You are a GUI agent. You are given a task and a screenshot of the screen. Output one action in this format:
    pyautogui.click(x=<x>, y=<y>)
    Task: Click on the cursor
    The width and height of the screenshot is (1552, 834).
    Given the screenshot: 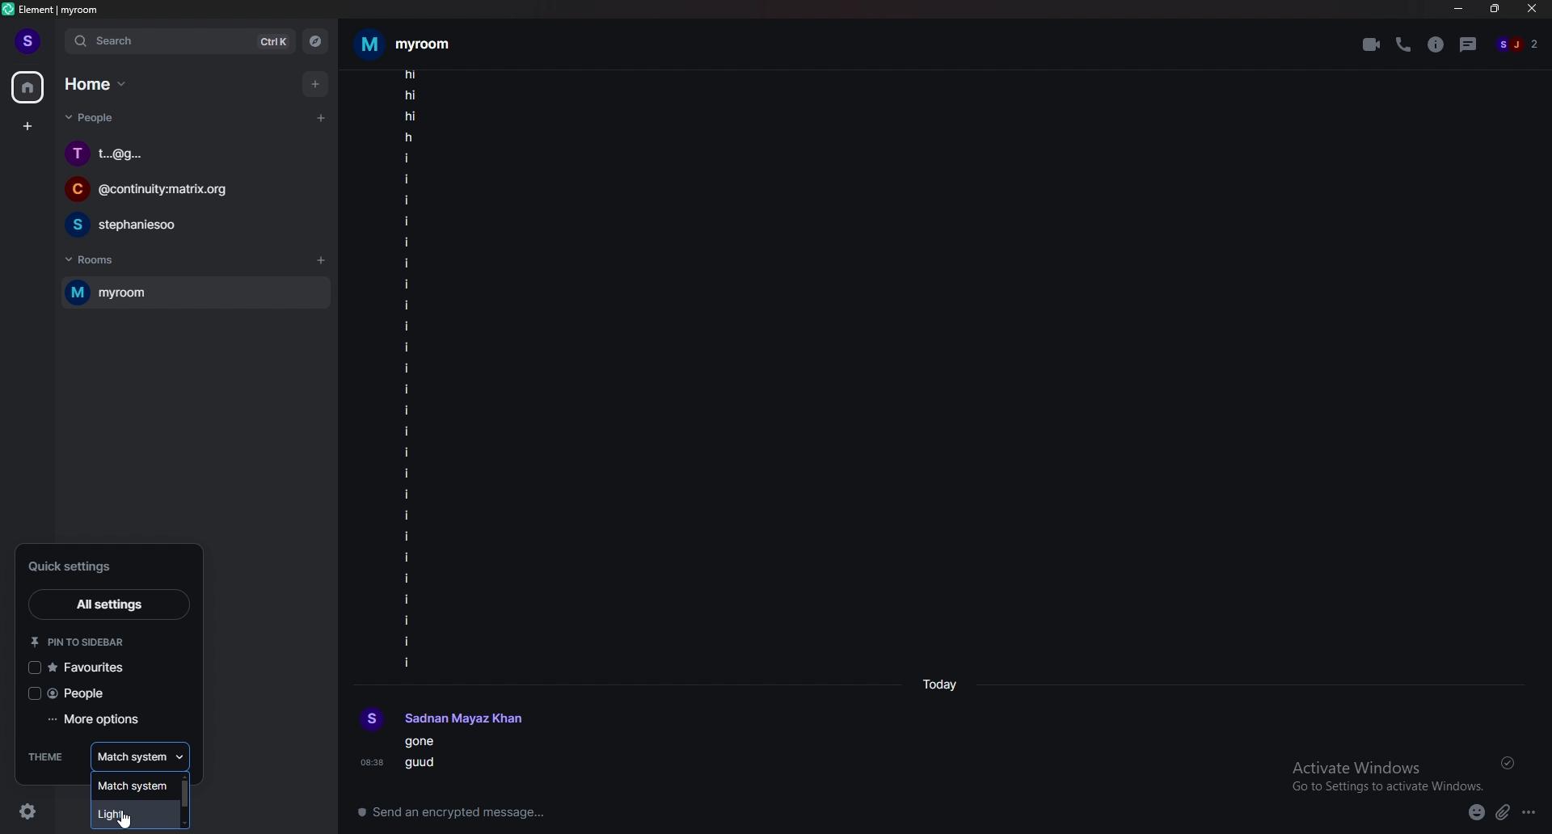 What is the action you would take?
    pyautogui.click(x=132, y=821)
    